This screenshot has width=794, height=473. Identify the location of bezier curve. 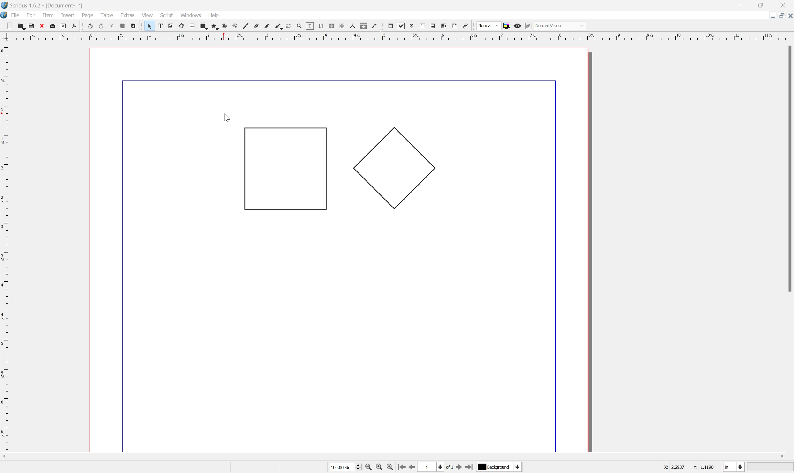
(255, 26).